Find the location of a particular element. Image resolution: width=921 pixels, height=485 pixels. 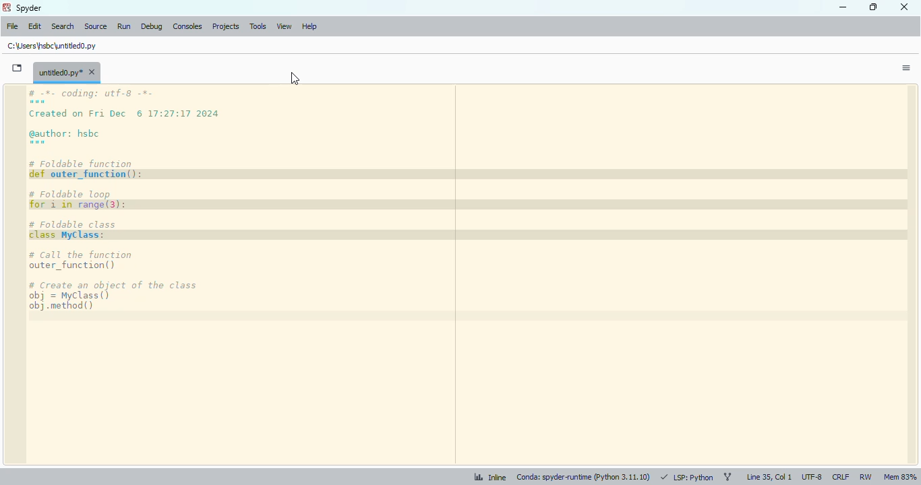

UTF-8 is located at coordinates (812, 478).